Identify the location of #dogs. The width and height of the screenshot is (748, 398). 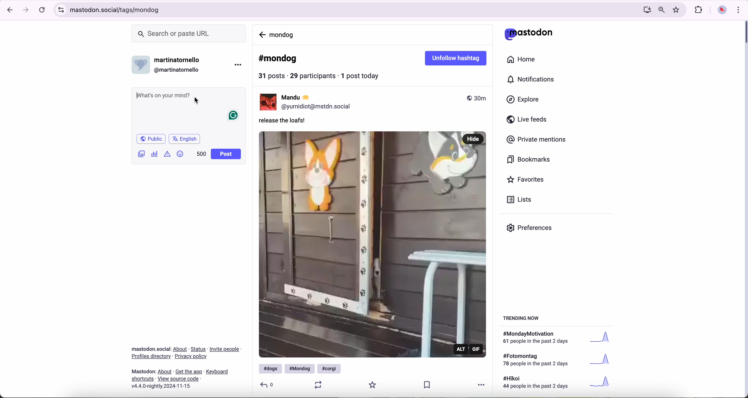
(269, 368).